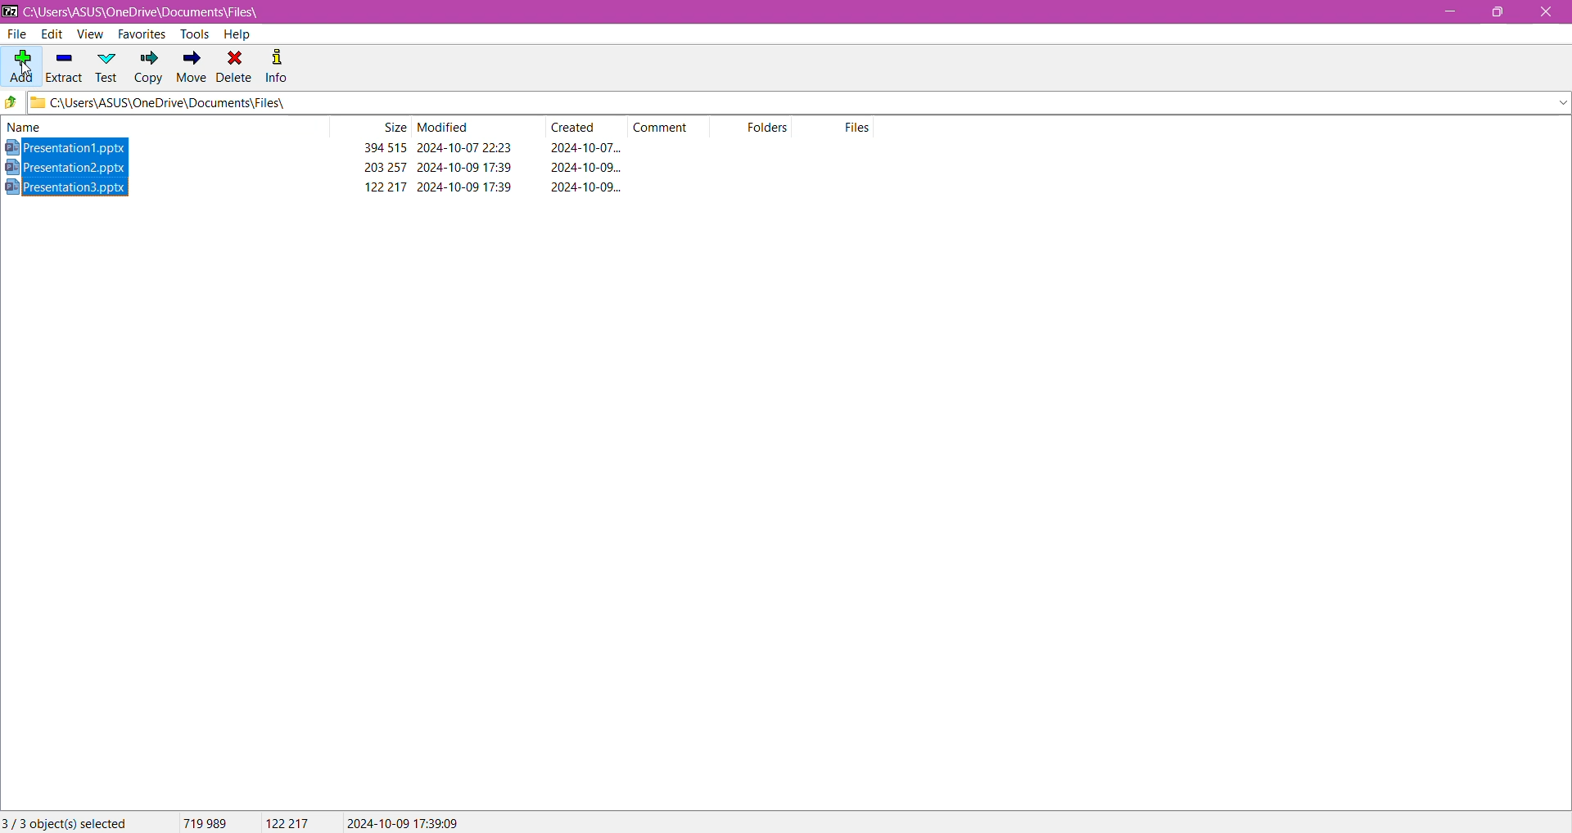 The image size is (1572, 833). What do you see at coordinates (19, 34) in the screenshot?
I see `File` at bounding box center [19, 34].